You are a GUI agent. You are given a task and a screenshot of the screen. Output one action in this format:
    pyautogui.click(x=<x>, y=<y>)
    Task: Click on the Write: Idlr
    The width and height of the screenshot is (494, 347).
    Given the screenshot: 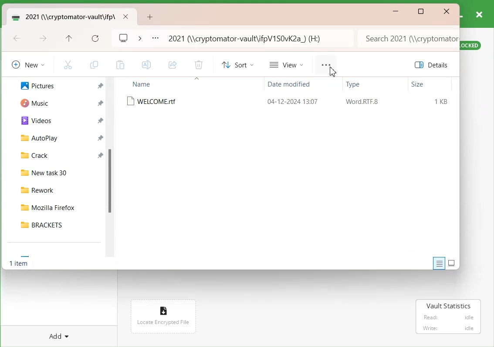 What is the action you would take?
    pyautogui.click(x=450, y=328)
    